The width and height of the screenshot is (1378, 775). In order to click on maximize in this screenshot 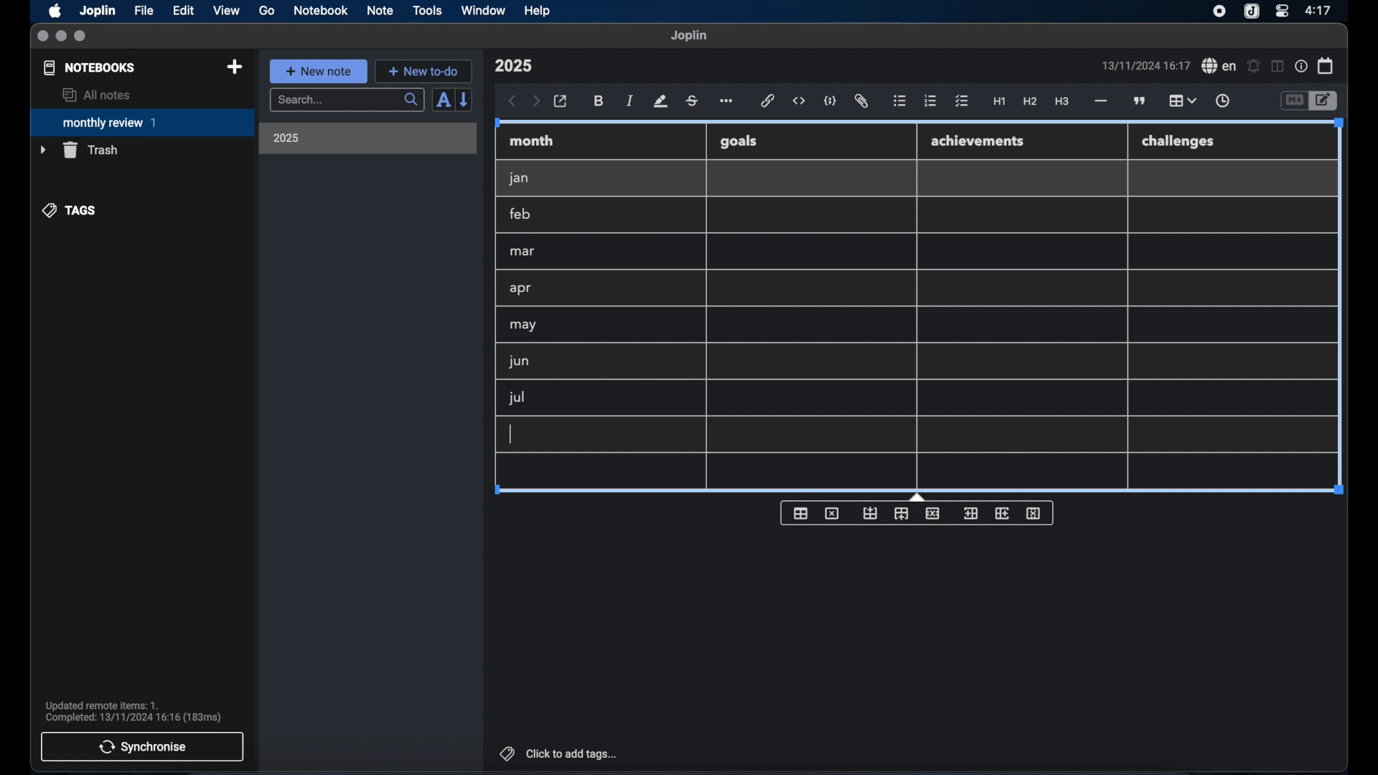, I will do `click(81, 37)`.